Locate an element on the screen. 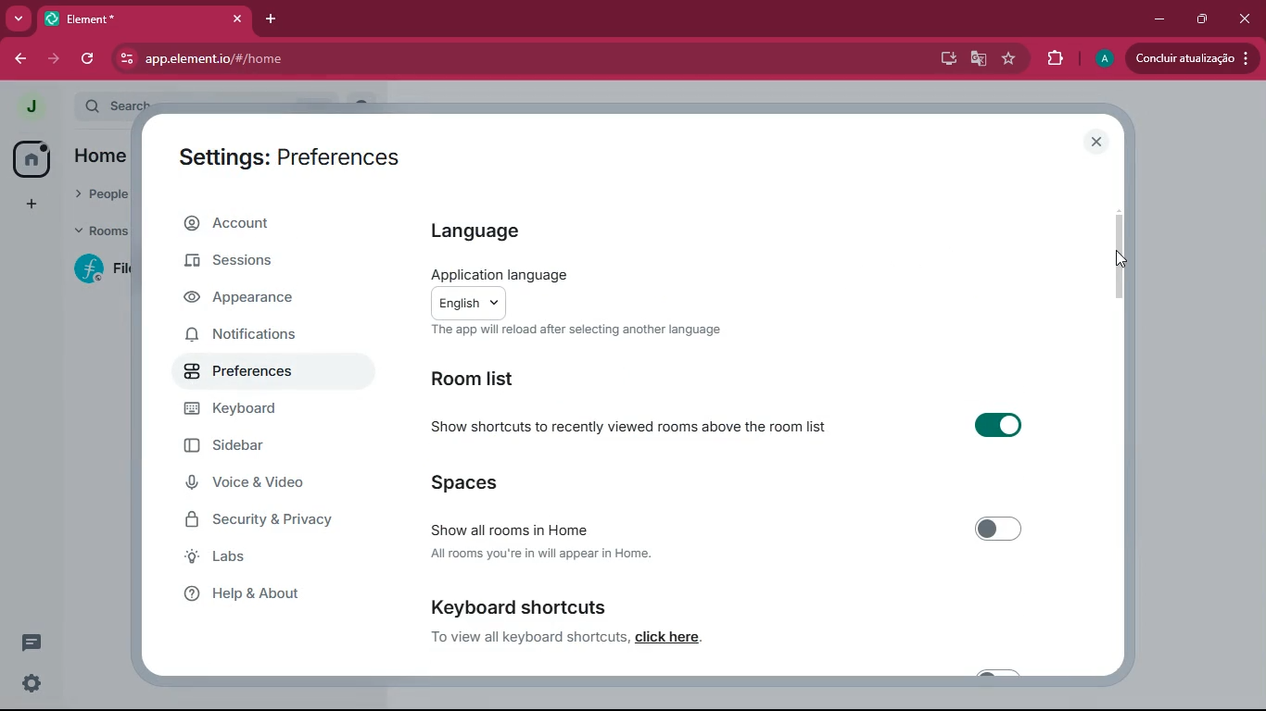 Image resolution: width=1266 pixels, height=711 pixels. add is located at coordinates (32, 206).